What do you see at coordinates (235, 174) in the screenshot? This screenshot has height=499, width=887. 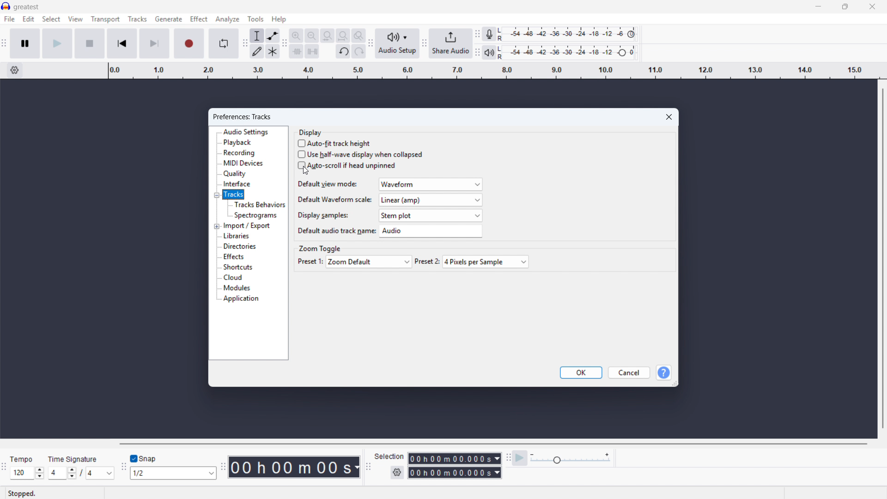 I see `Quality ` at bounding box center [235, 174].